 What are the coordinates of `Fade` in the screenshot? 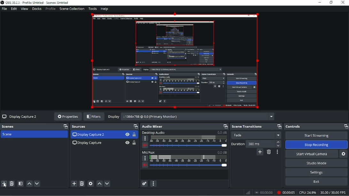 It's located at (256, 135).